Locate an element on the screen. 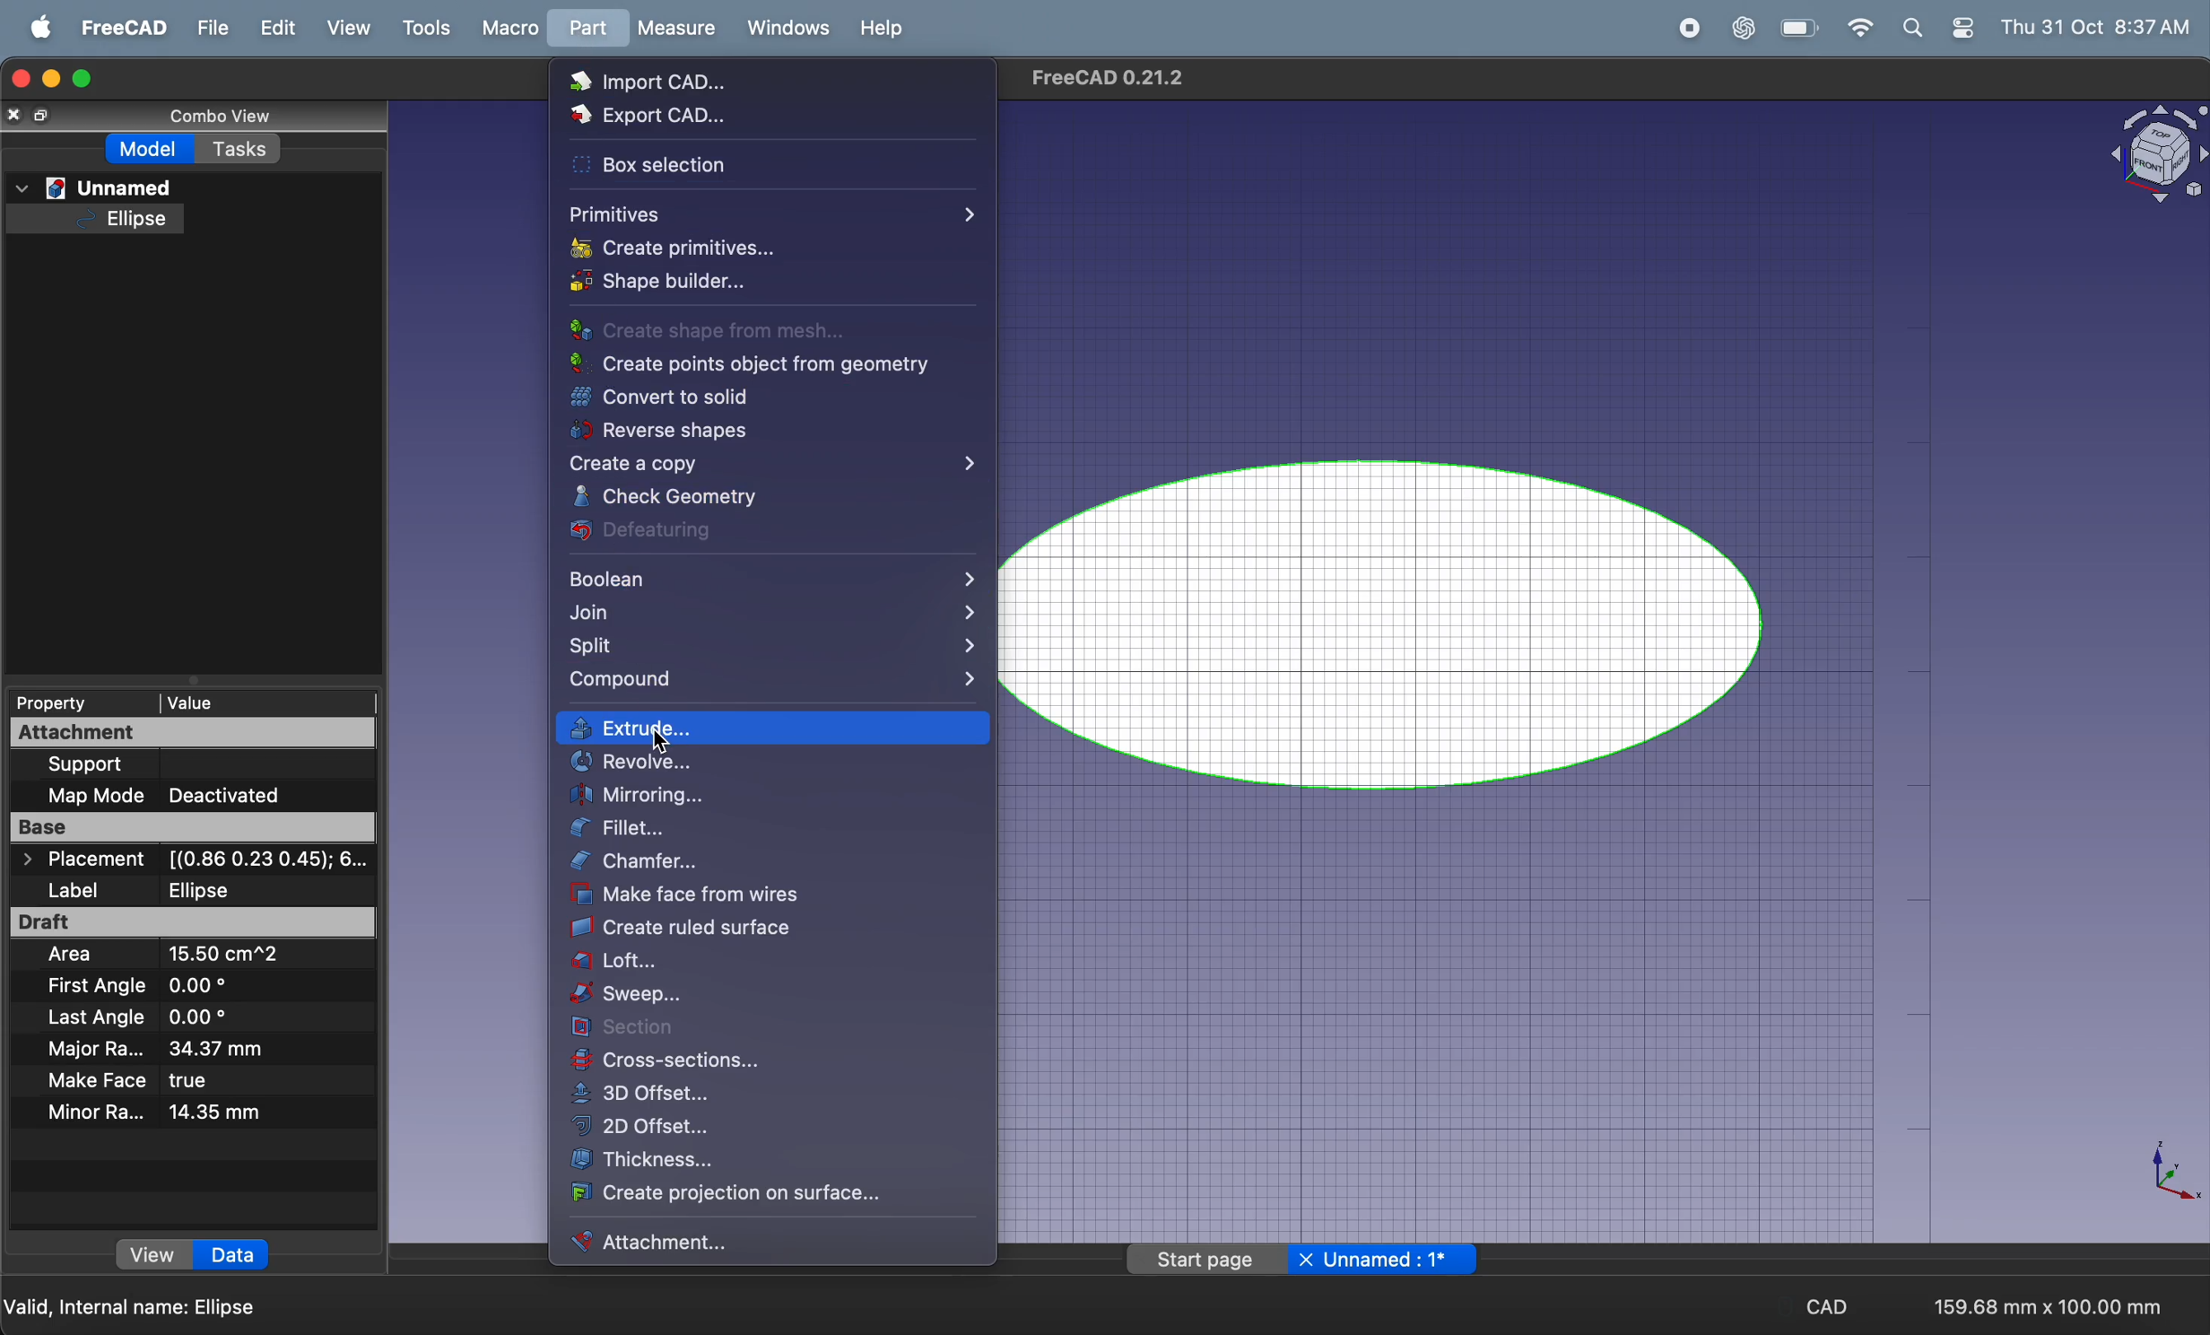 This screenshot has height=1335, width=2210. windows is located at coordinates (784, 29).